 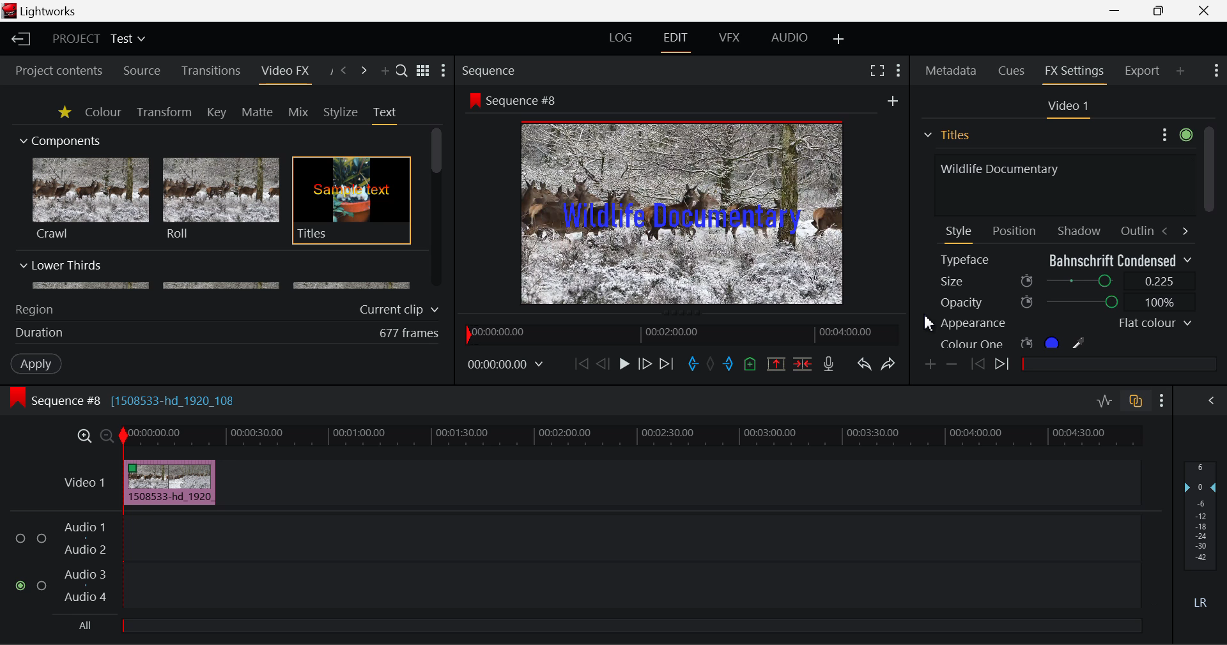 What do you see at coordinates (403, 70) in the screenshot?
I see `Search` at bounding box center [403, 70].